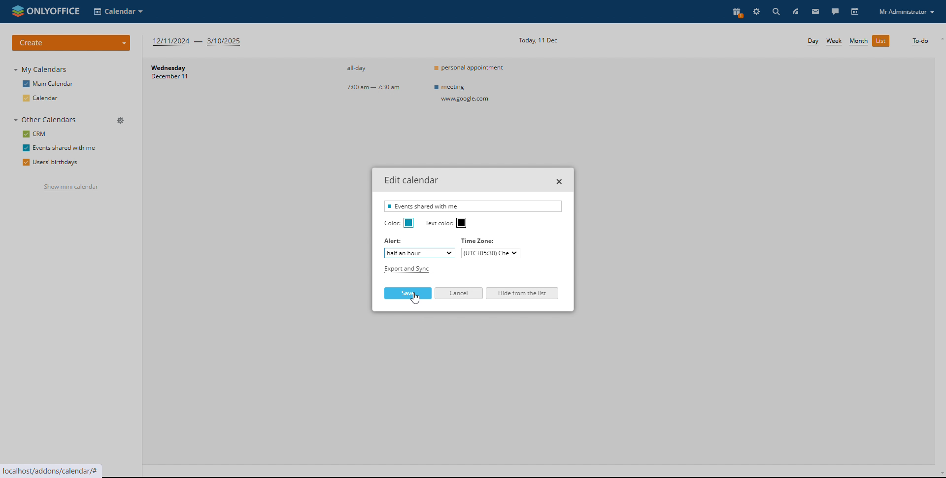 The width and height of the screenshot is (946, 478). I want to click on feed, so click(795, 12).